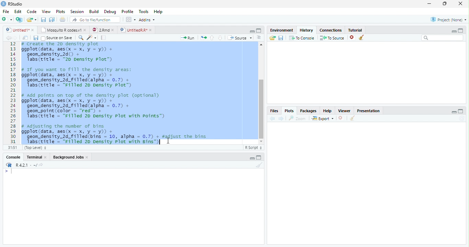 This screenshot has height=247, width=469. I want to click on Document outline, so click(259, 38).